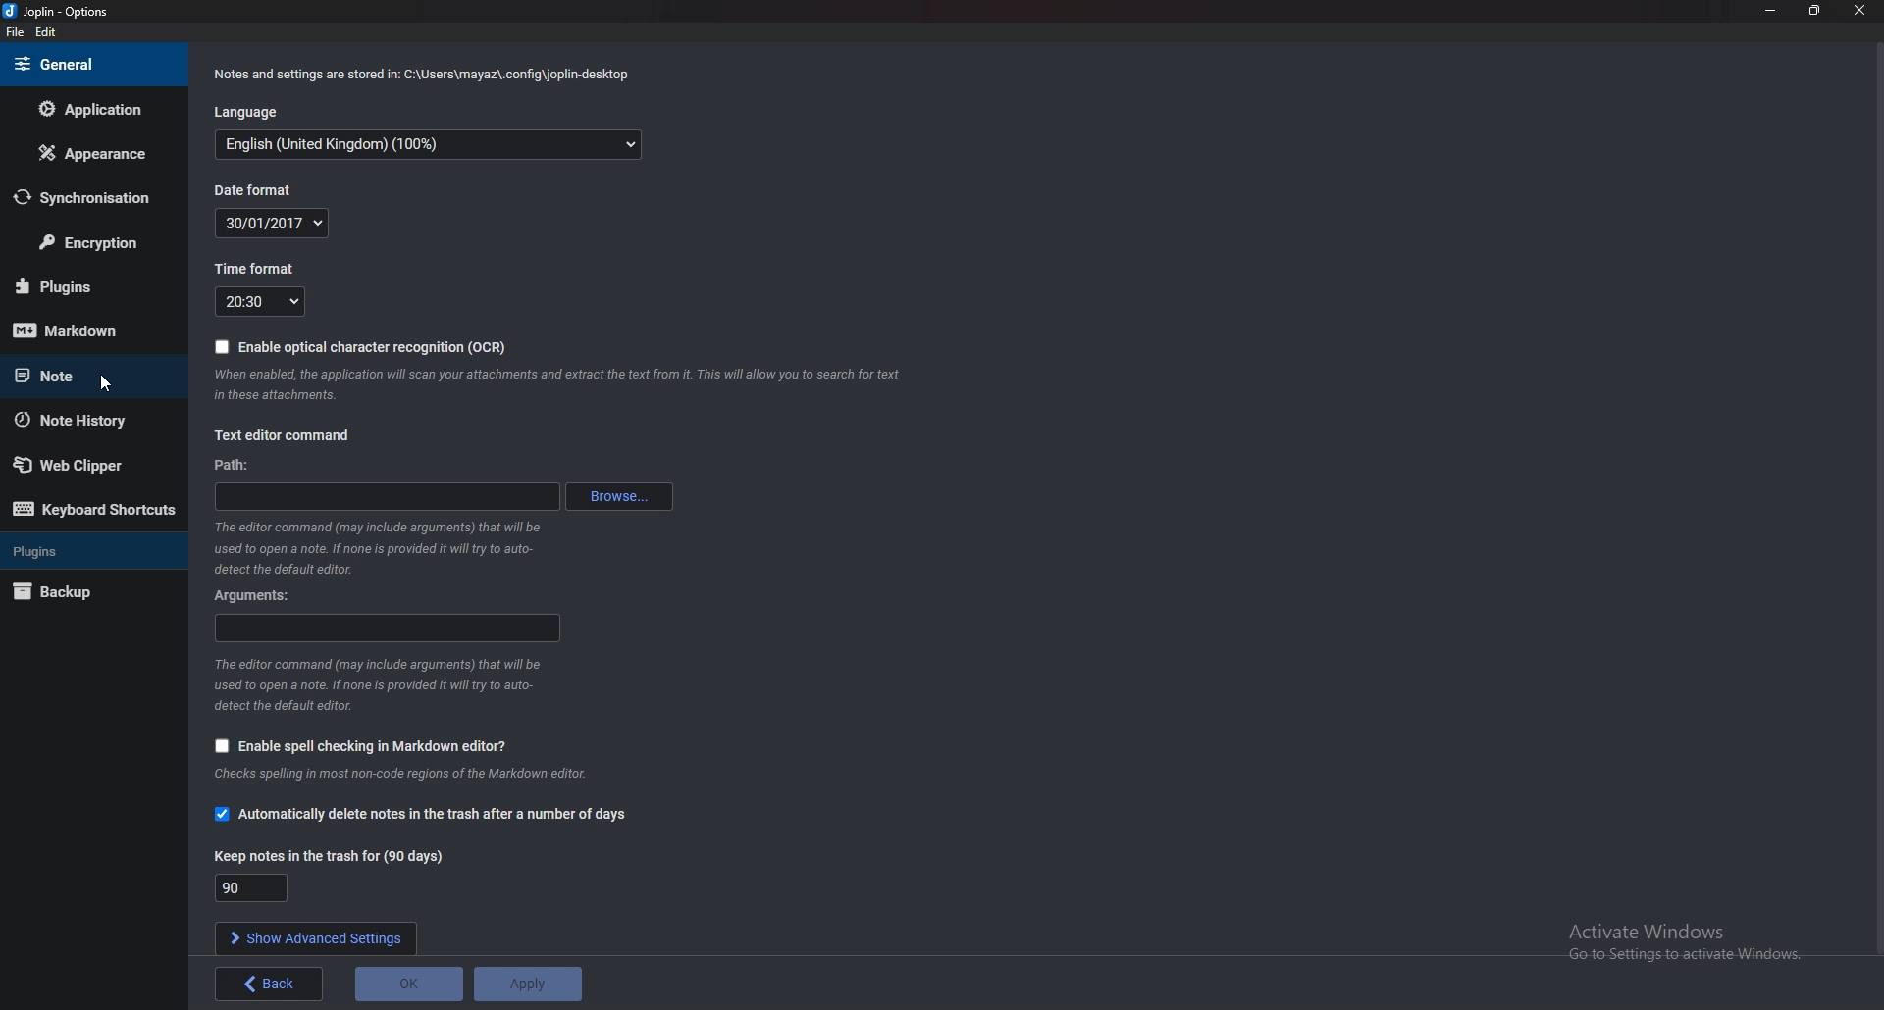  What do you see at coordinates (1859, 11) in the screenshot?
I see `Close` at bounding box center [1859, 11].